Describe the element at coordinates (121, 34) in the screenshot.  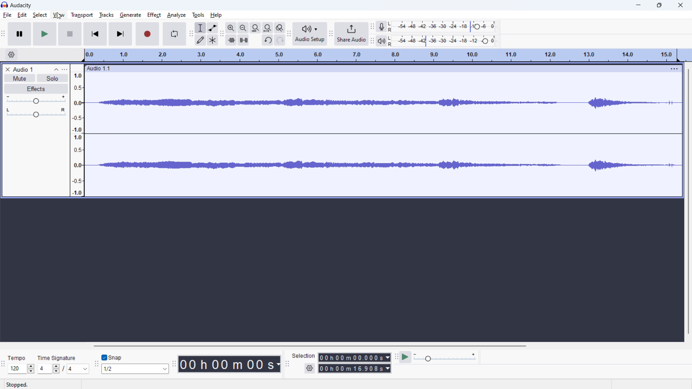
I see `skip to end` at that location.